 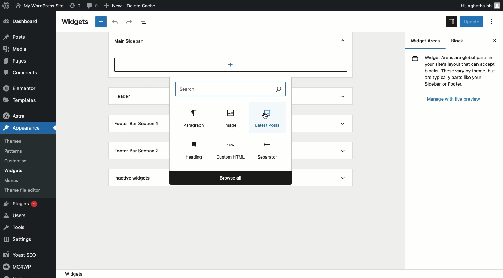 I want to click on Undo, so click(x=116, y=22).